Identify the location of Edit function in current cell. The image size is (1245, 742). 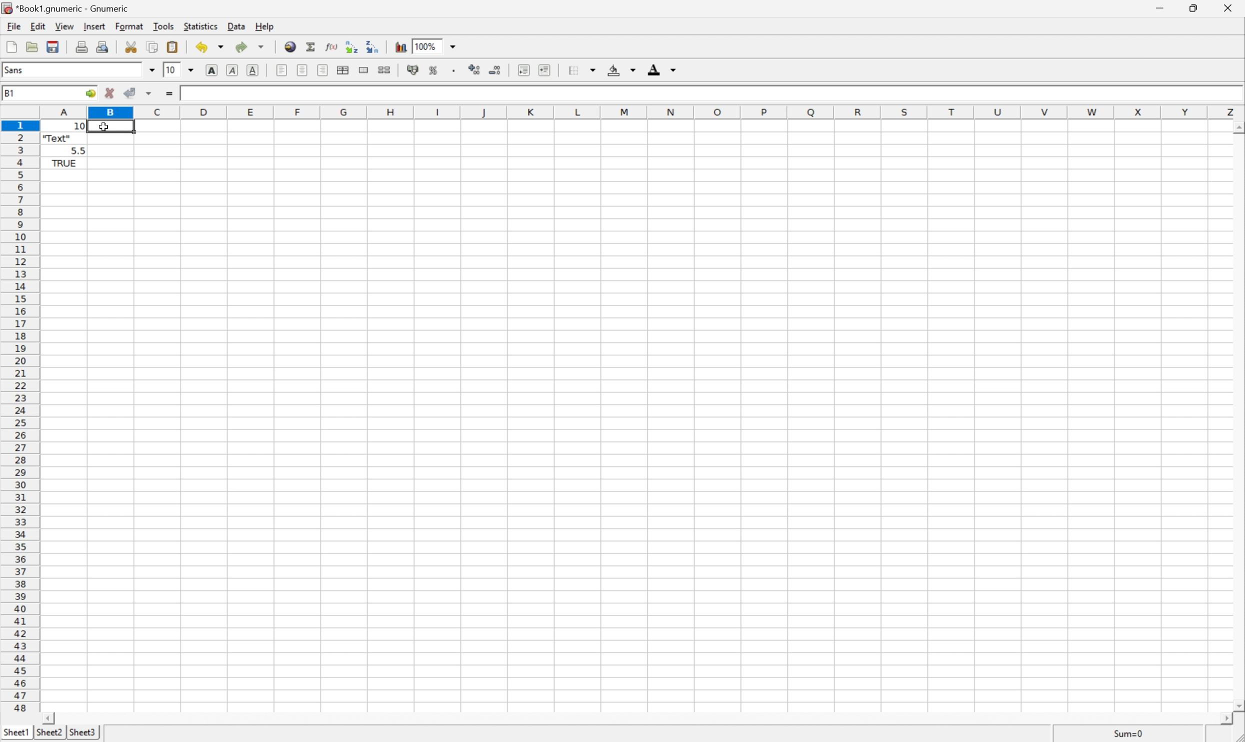
(332, 46).